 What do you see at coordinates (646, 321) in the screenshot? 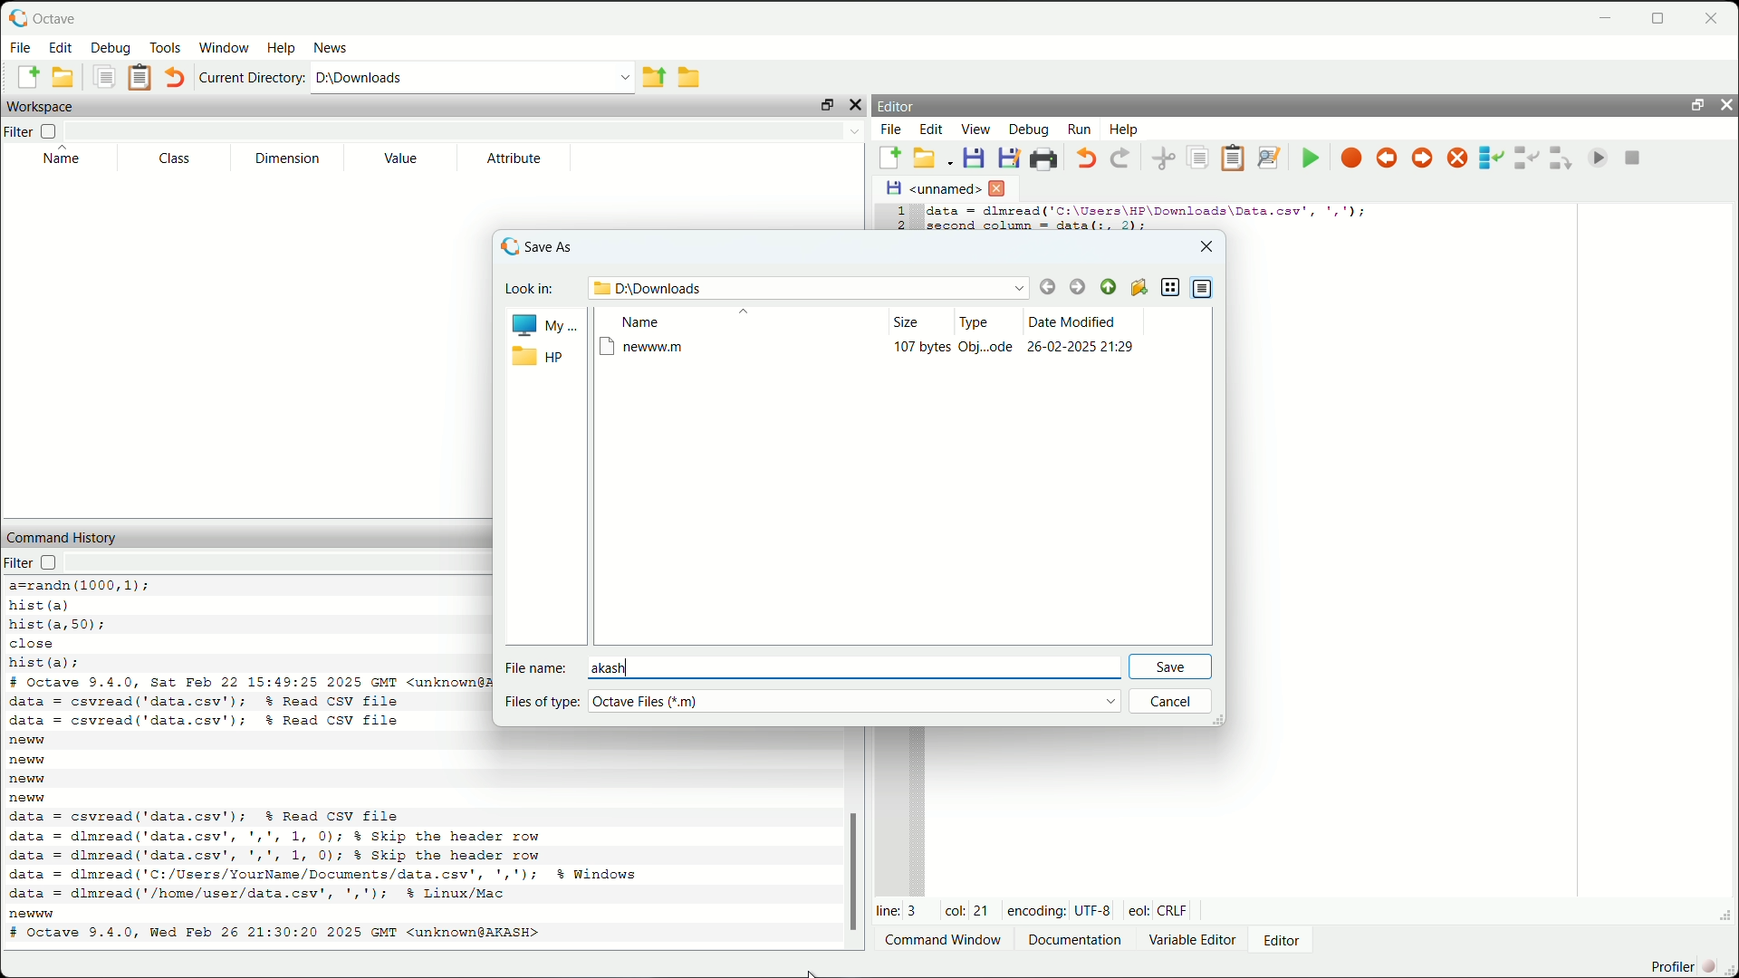
I see `name` at bounding box center [646, 321].